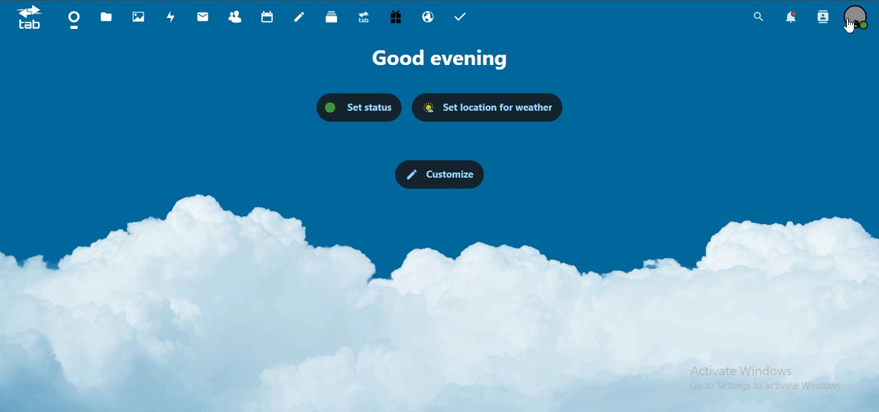  Describe the element at coordinates (439, 61) in the screenshot. I see `Good Evening` at that location.